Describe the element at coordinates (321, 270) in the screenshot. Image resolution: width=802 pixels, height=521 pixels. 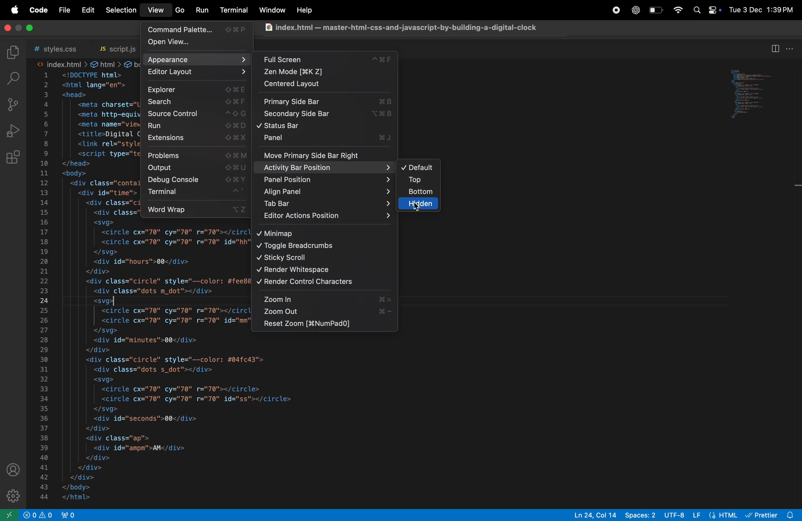
I see `render white space` at that location.